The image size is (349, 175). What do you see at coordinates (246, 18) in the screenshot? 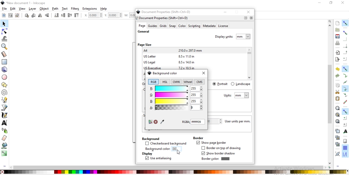
I see `.` at bounding box center [246, 18].